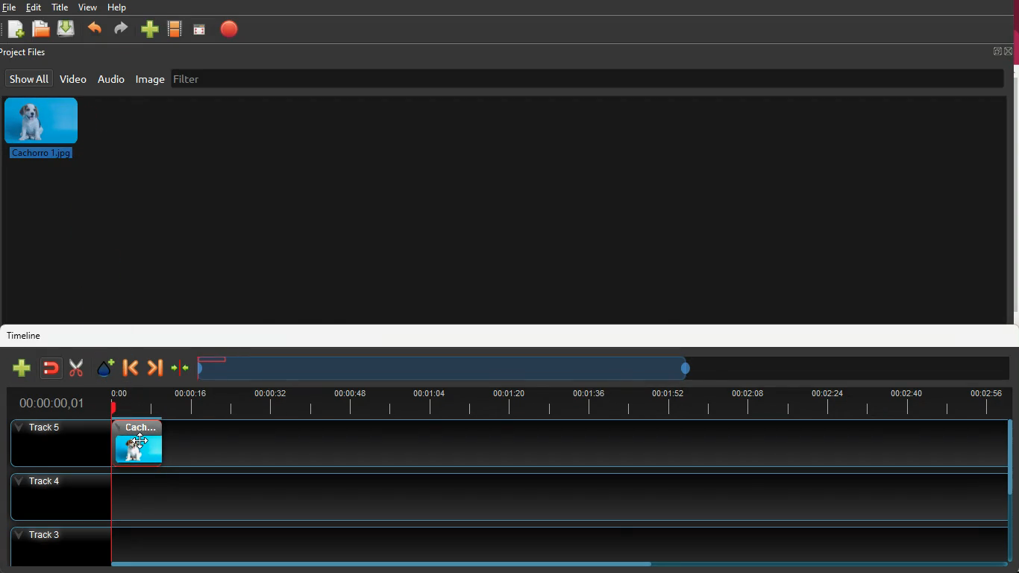  What do you see at coordinates (175, 28) in the screenshot?
I see `movie` at bounding box center [175, 28].